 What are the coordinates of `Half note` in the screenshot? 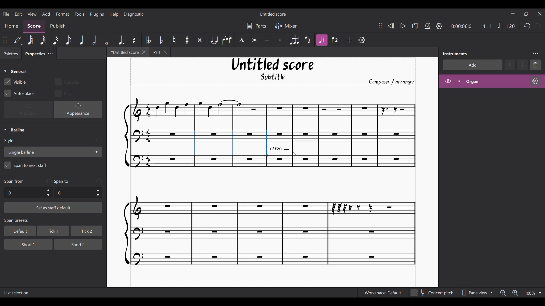 It's located at (95, 40).